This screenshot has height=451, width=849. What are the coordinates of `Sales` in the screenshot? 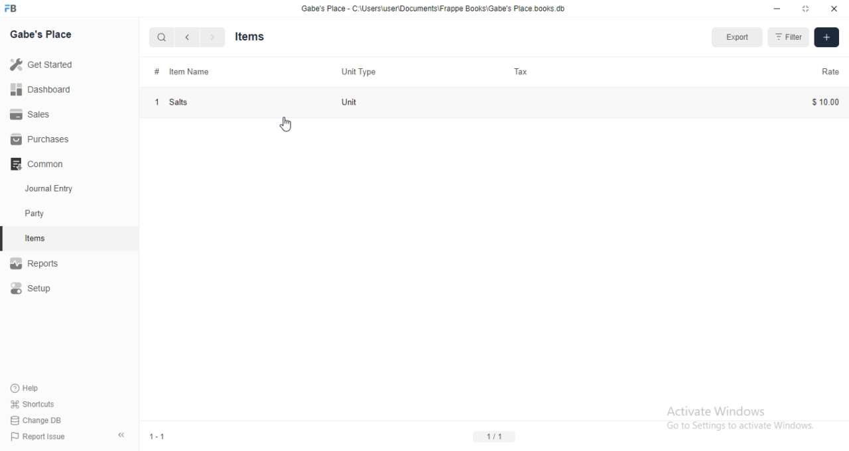 It's located at (34, 113).